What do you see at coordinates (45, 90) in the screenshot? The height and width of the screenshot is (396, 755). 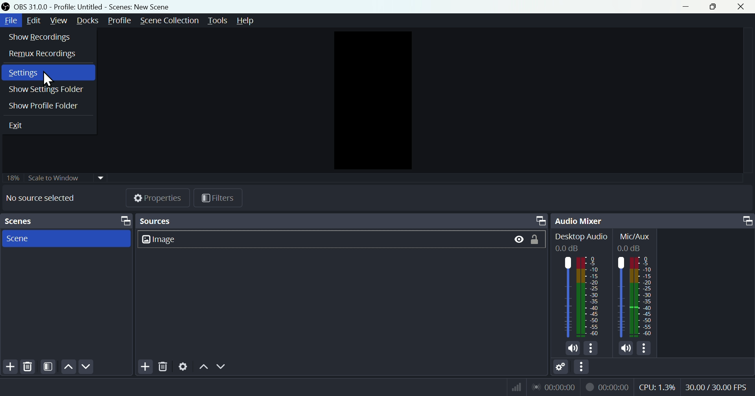 I see `Show settings folder` at bounding box center [45, 90].